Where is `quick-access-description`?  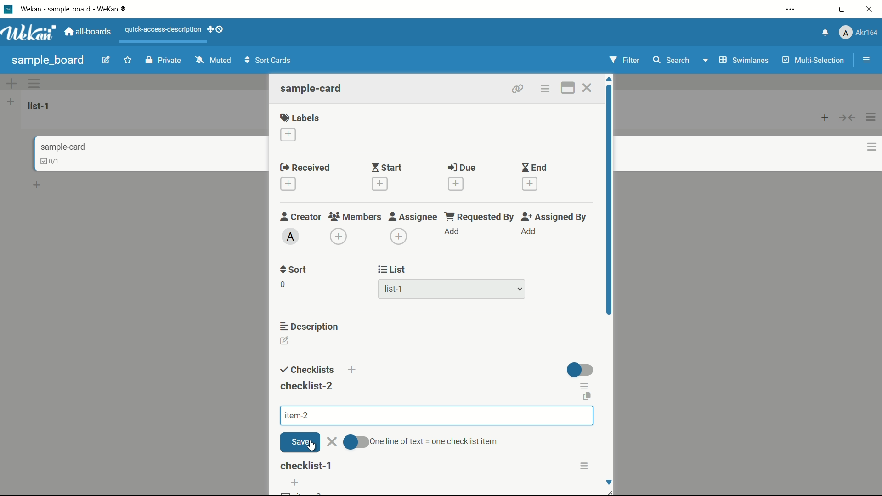 quick-access-description is located at coordinates (164, 29).